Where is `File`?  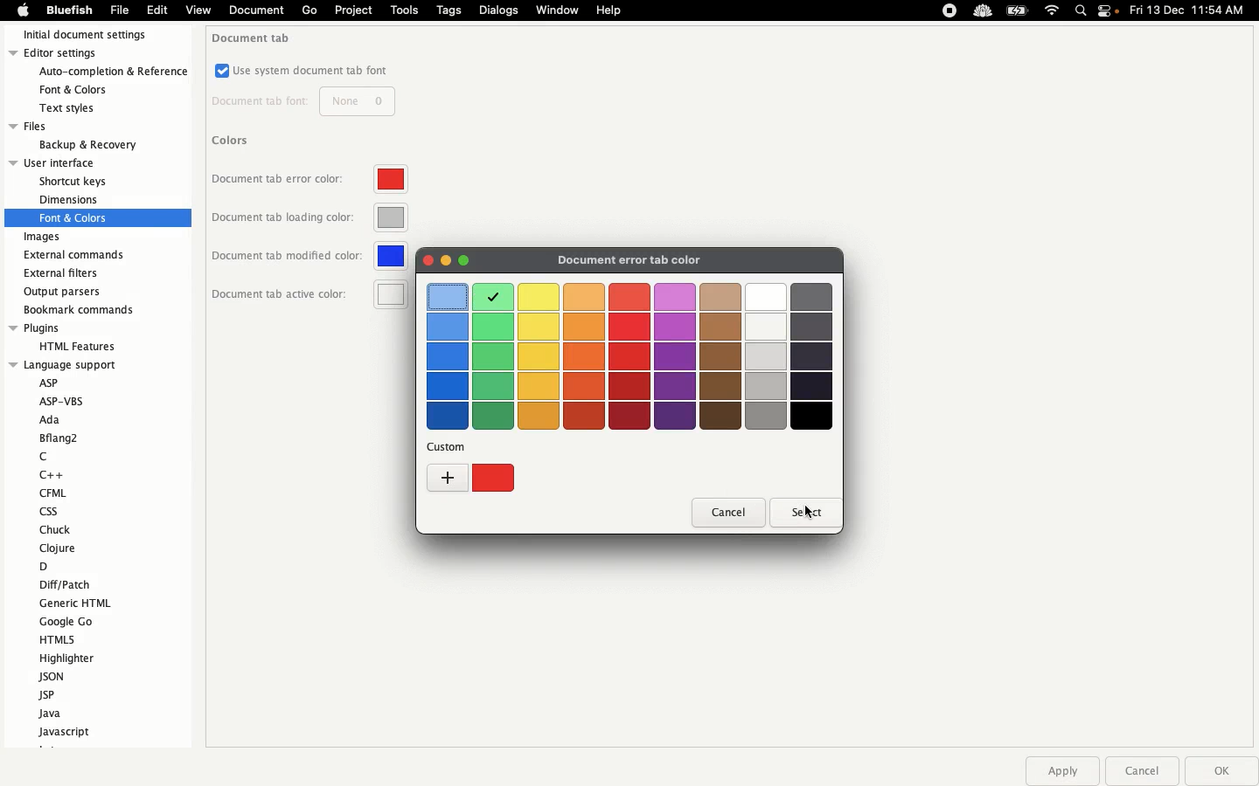
File is located at coordinates (120, 10).